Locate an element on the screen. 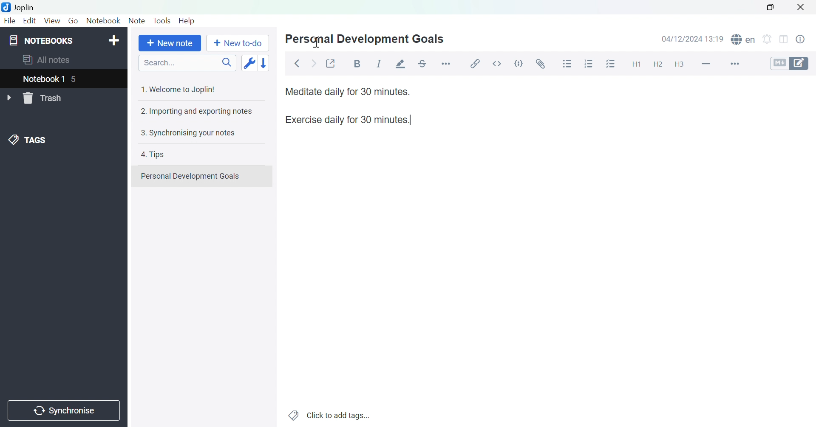 This screenshot has height=427, width=816. Note is located at coordinates (136, 21).